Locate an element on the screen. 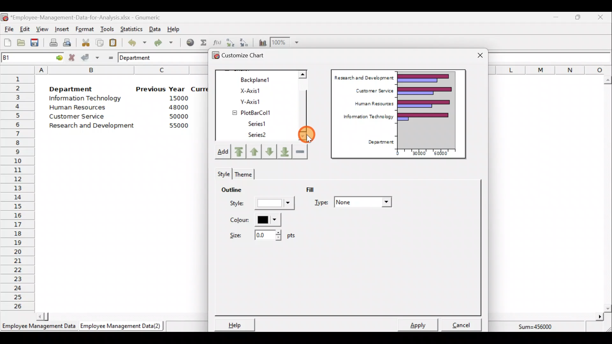 Image resolution: width=612 pixels, height=344 pixels. Close is located at coordinates (600, 18).